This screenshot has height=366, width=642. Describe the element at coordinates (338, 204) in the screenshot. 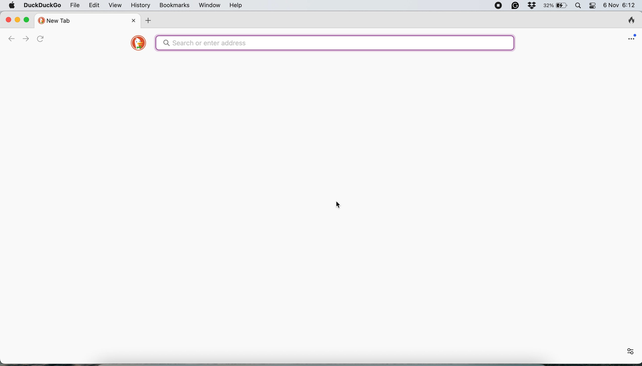

I see `cursor` at that location.